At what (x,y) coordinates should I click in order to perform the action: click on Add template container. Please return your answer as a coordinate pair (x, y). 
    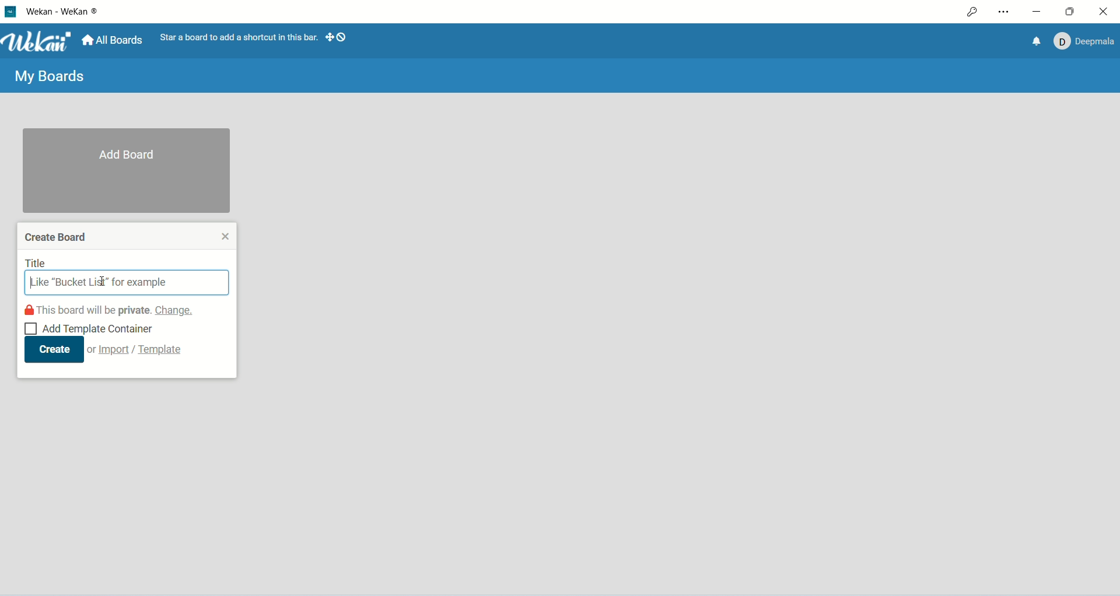
    Looking at the image, I should click on (93, 329).